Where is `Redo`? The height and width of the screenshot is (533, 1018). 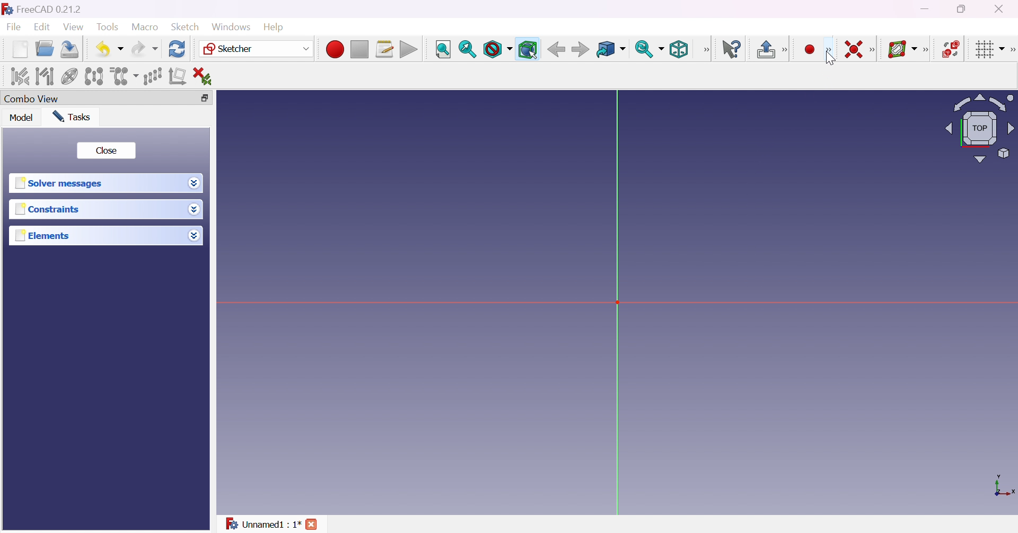
Redo is located at coordinates (145, 49).